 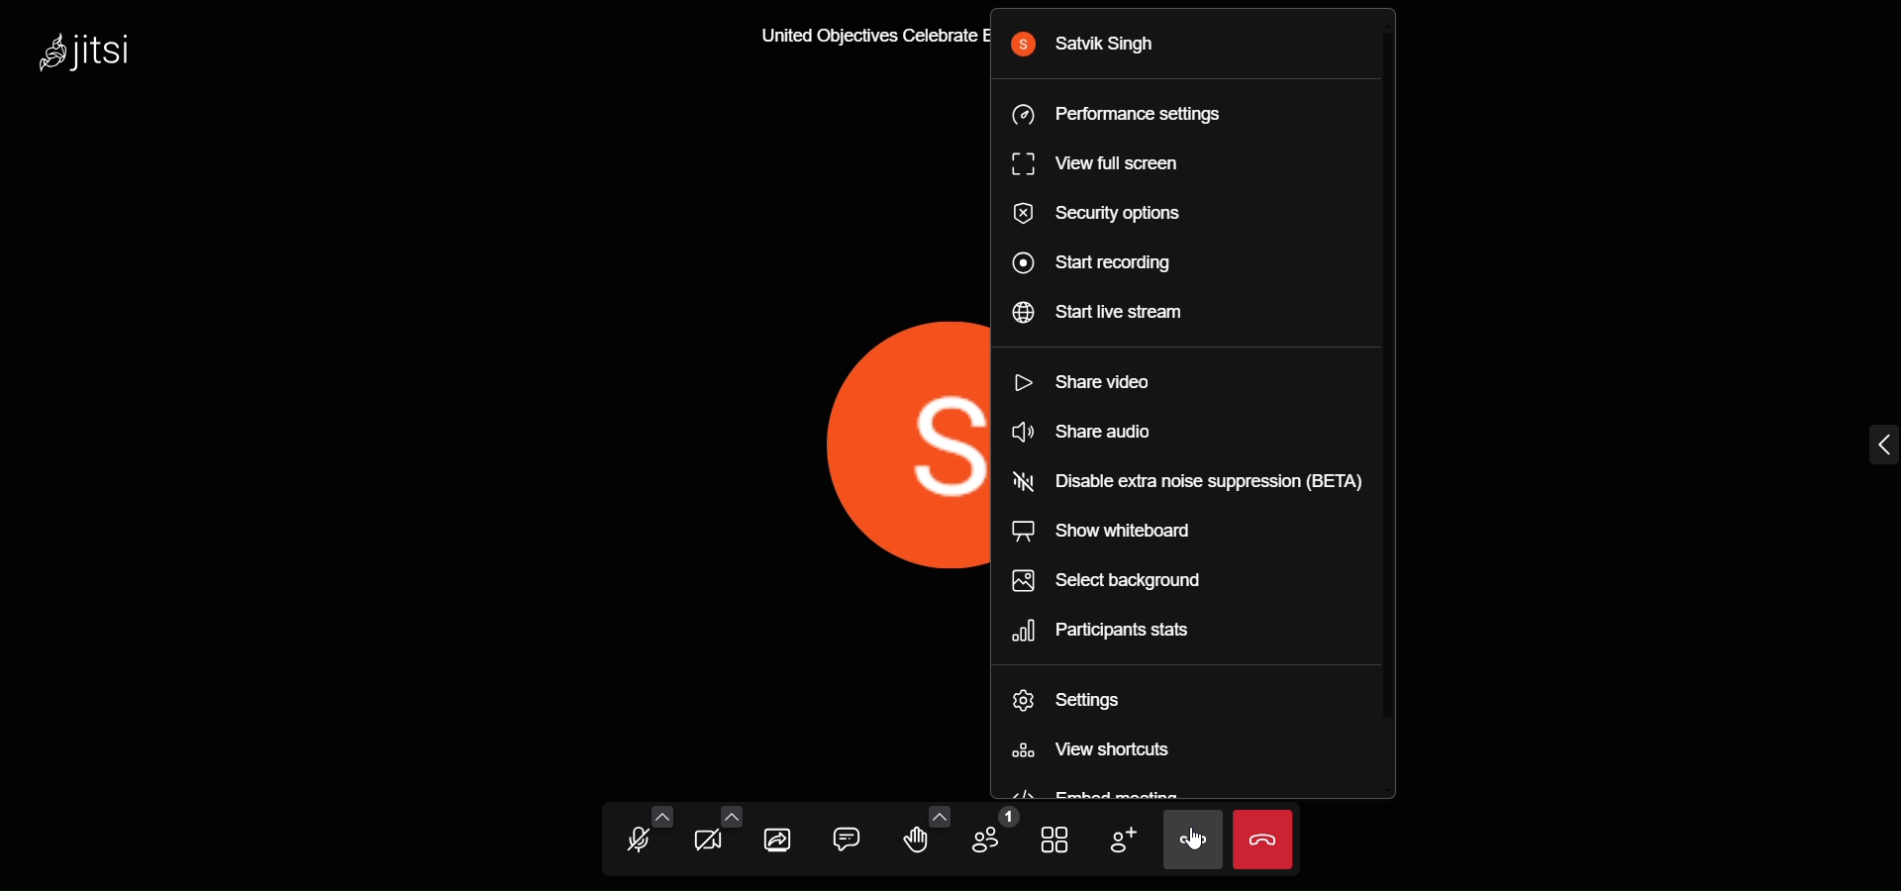 What do you see at coordinates (1123, 310) in the screenshot?
I see `start live stream` at bounding box center [1123, 310].